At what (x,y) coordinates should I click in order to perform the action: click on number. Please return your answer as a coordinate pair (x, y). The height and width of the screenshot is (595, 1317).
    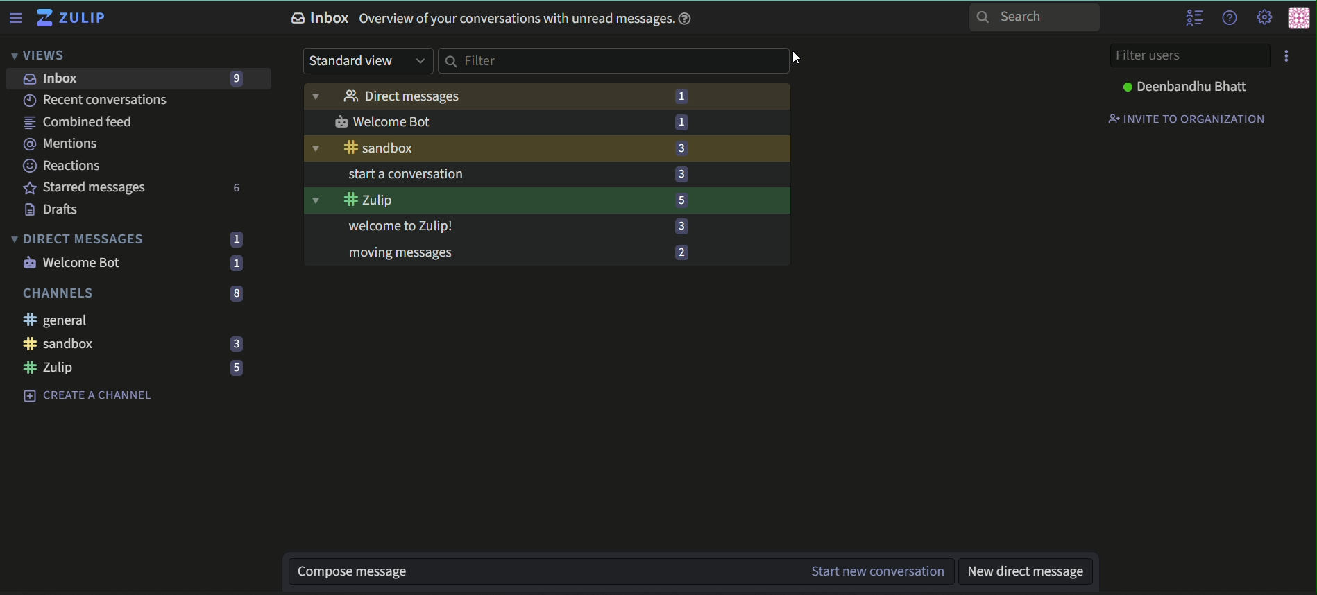
    Looking at the image, I should click on (678, 174).